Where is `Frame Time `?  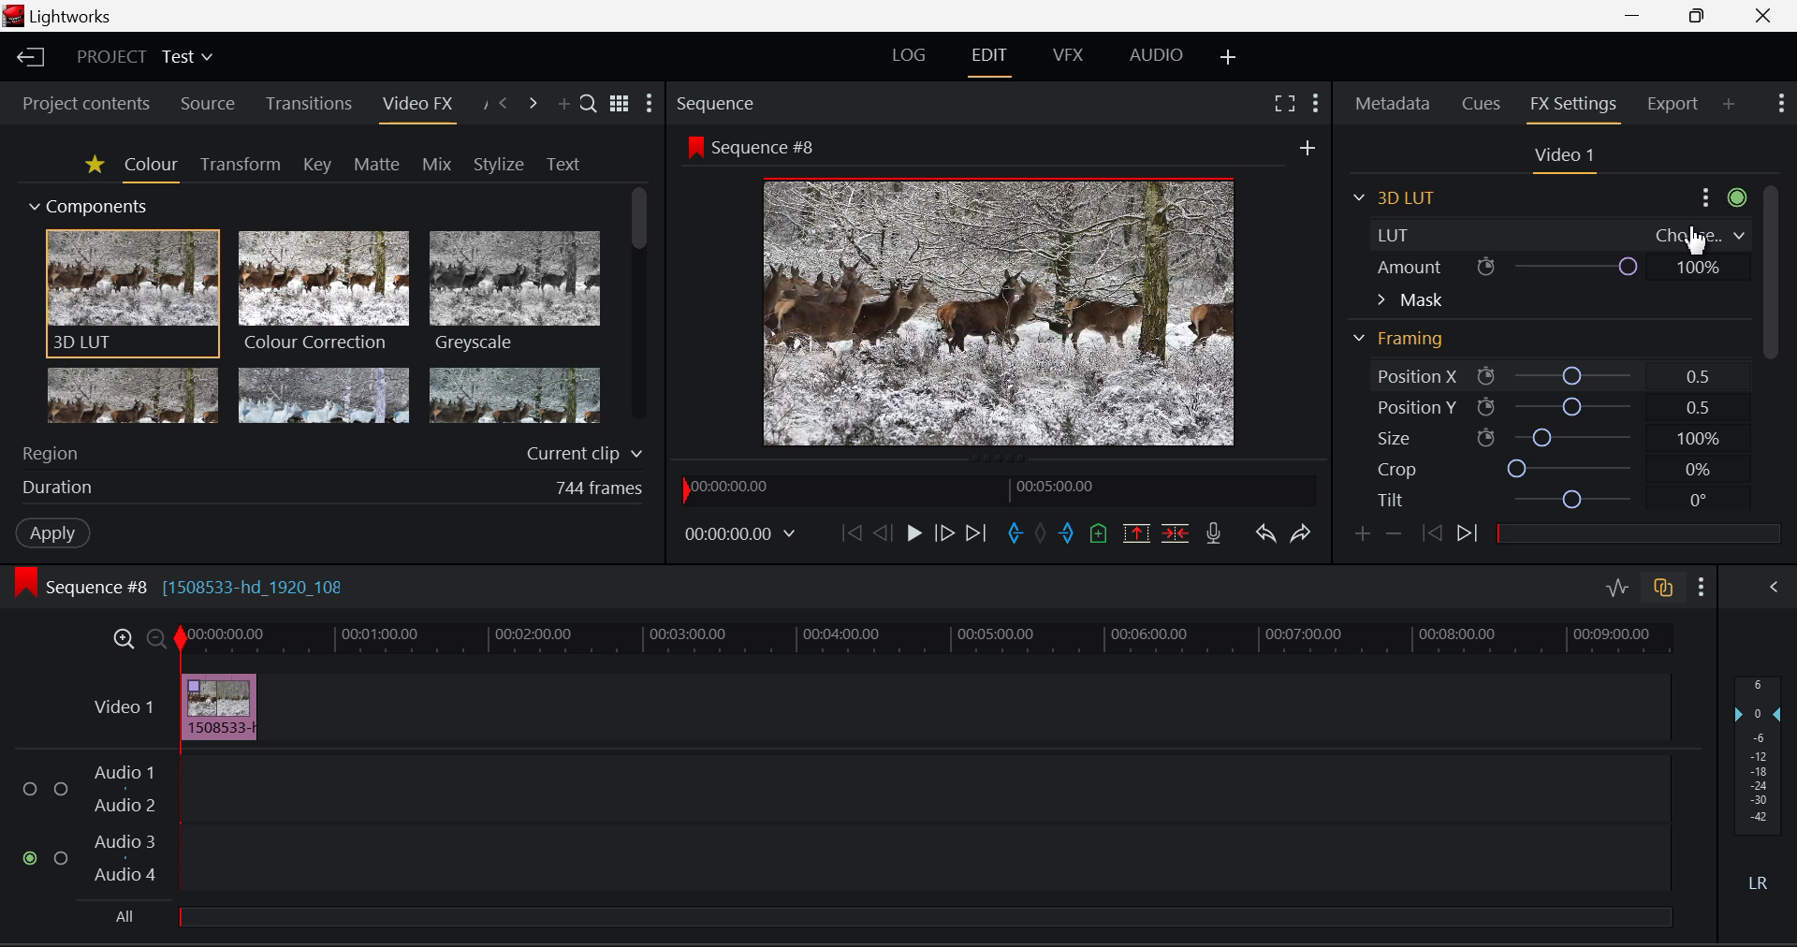
Frame Time  is located at coordinates (739, 538).